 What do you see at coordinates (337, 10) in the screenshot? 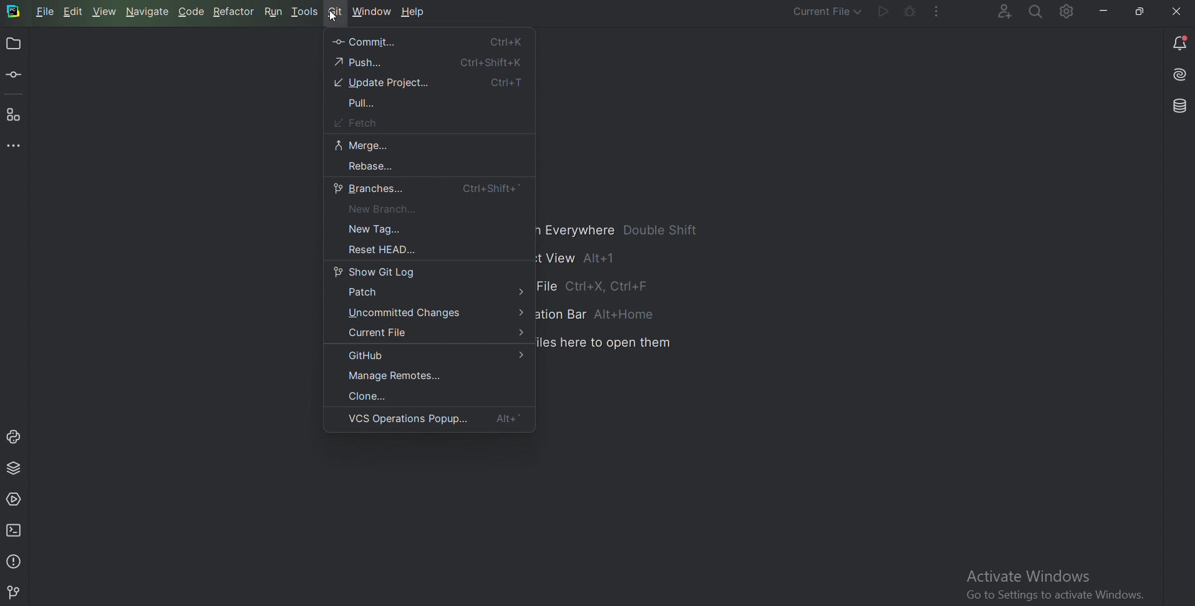
I see `Git` at bounding box center [337, 10].